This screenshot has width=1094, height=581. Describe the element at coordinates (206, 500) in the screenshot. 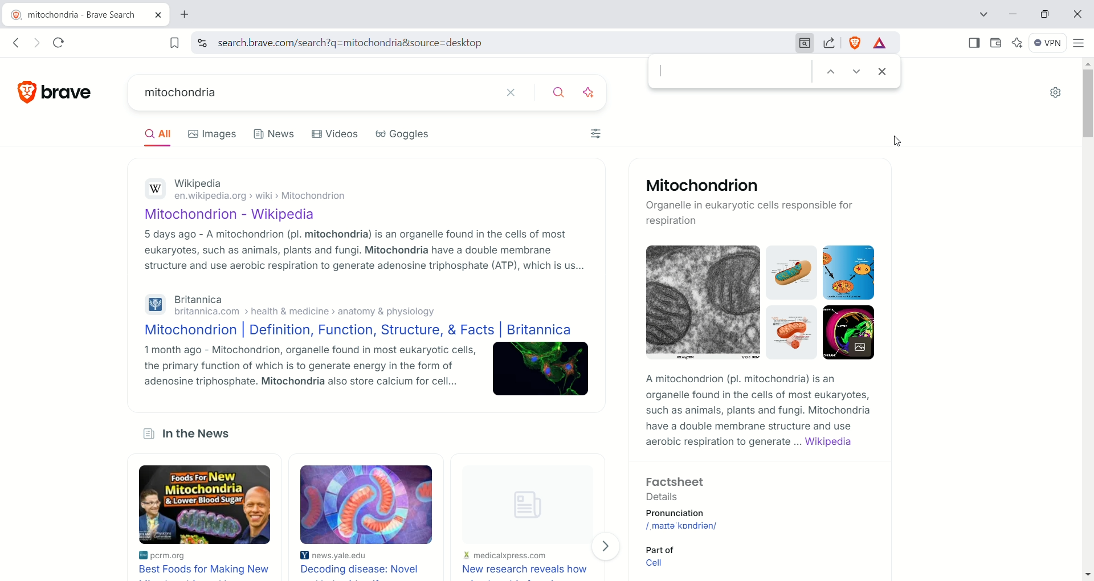

I see `Foods For, NEW Mitochondria & lower blood sugar` at that location.